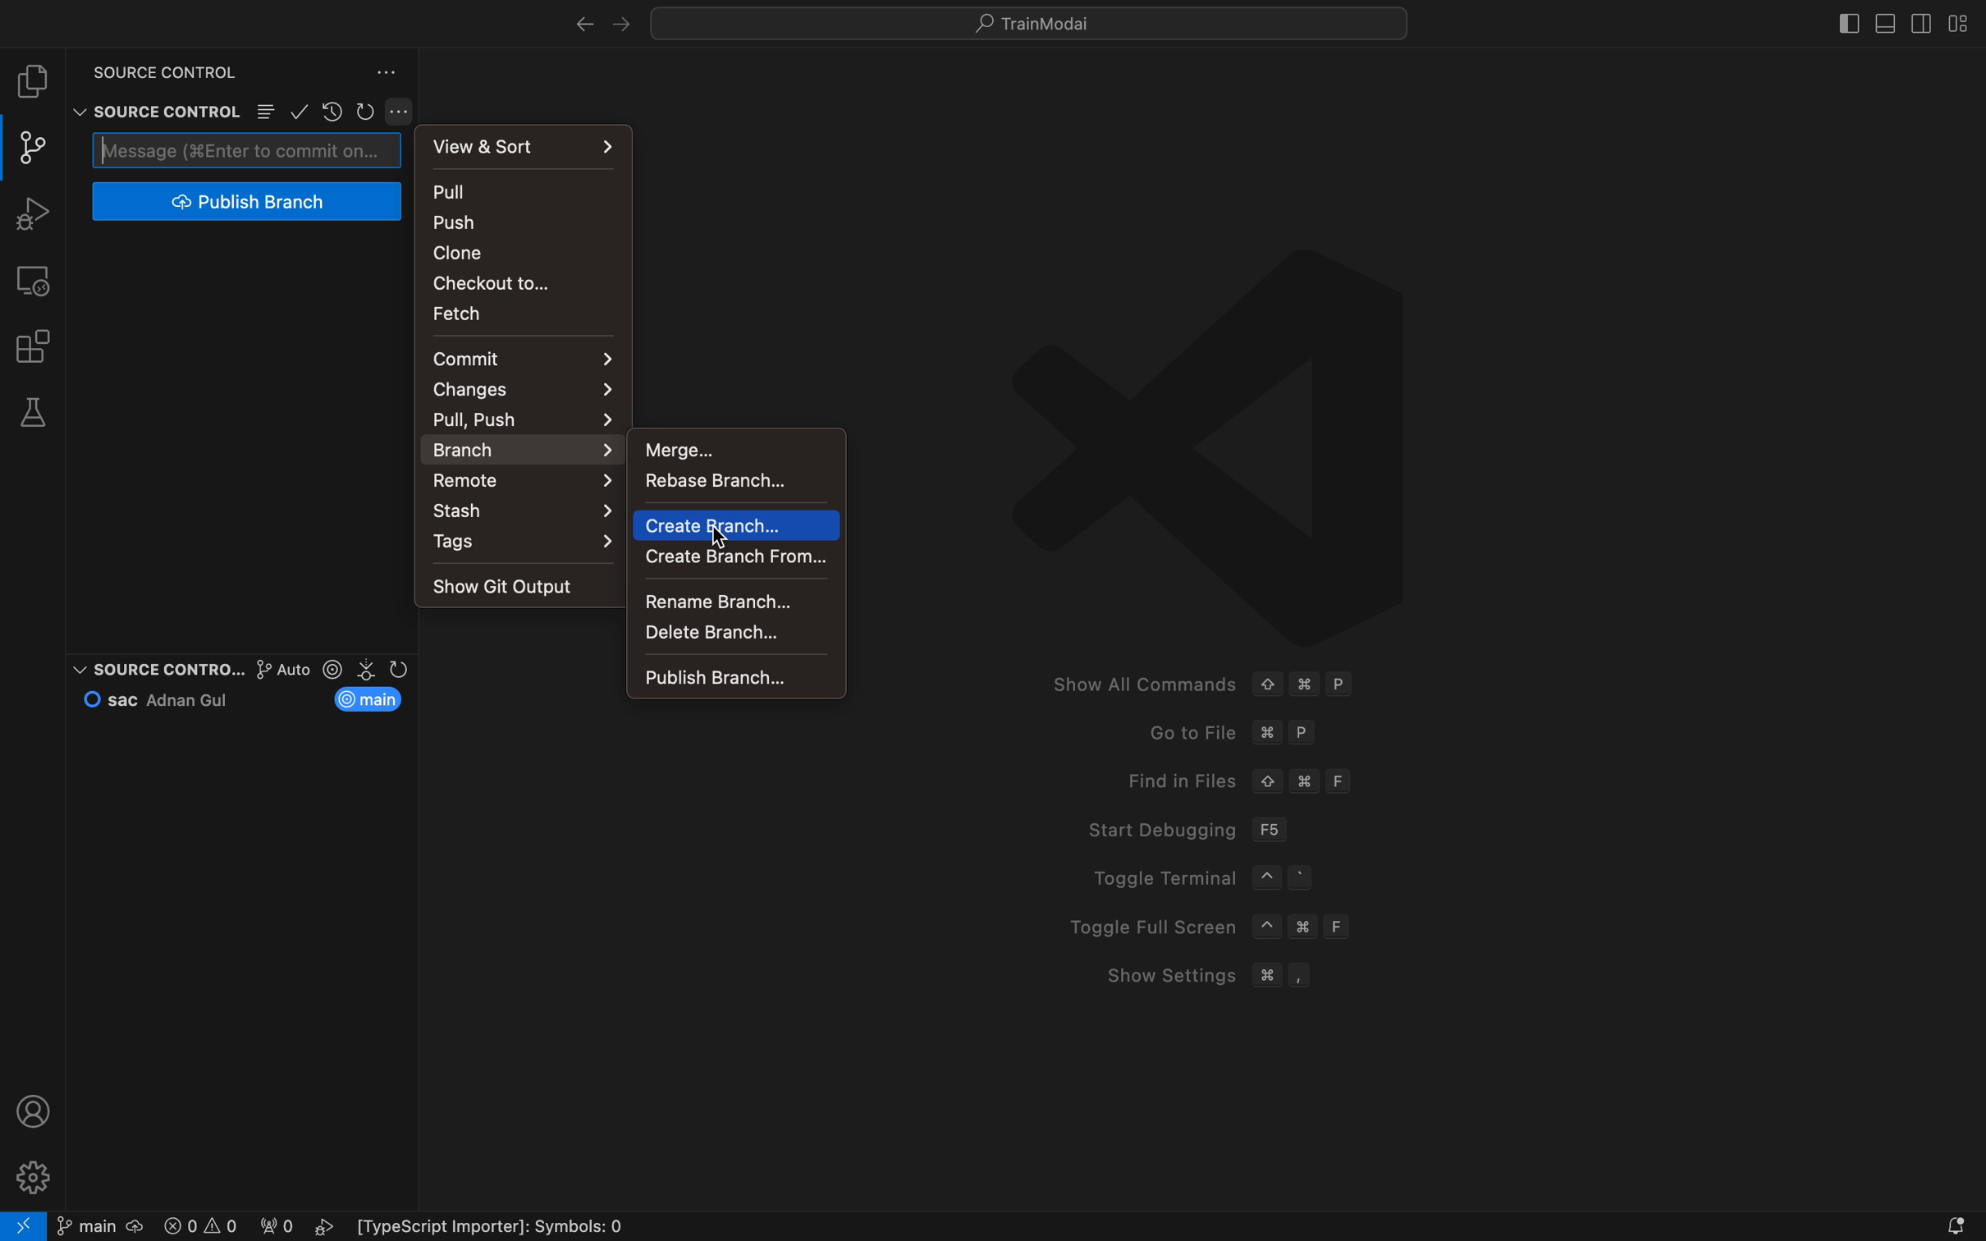 Image resolution: width=1986 pixels, height=1241 pixels. I want to click on toggle primary bar, so click(1888, 21).